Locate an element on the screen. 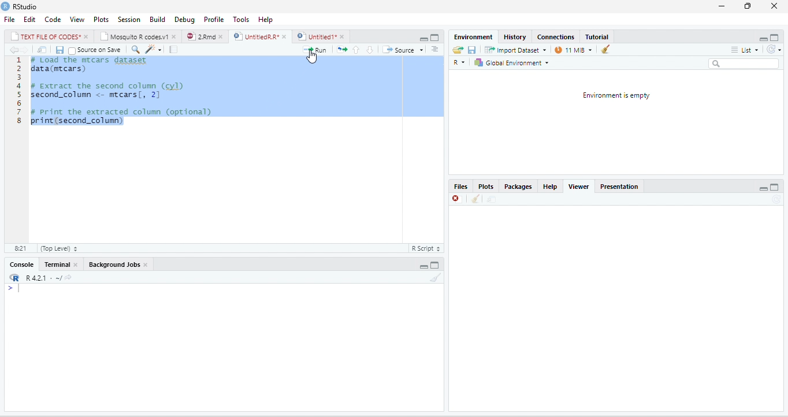 The height and width of the screenshot is (417, 788).  is located at coordinates (155, 18).